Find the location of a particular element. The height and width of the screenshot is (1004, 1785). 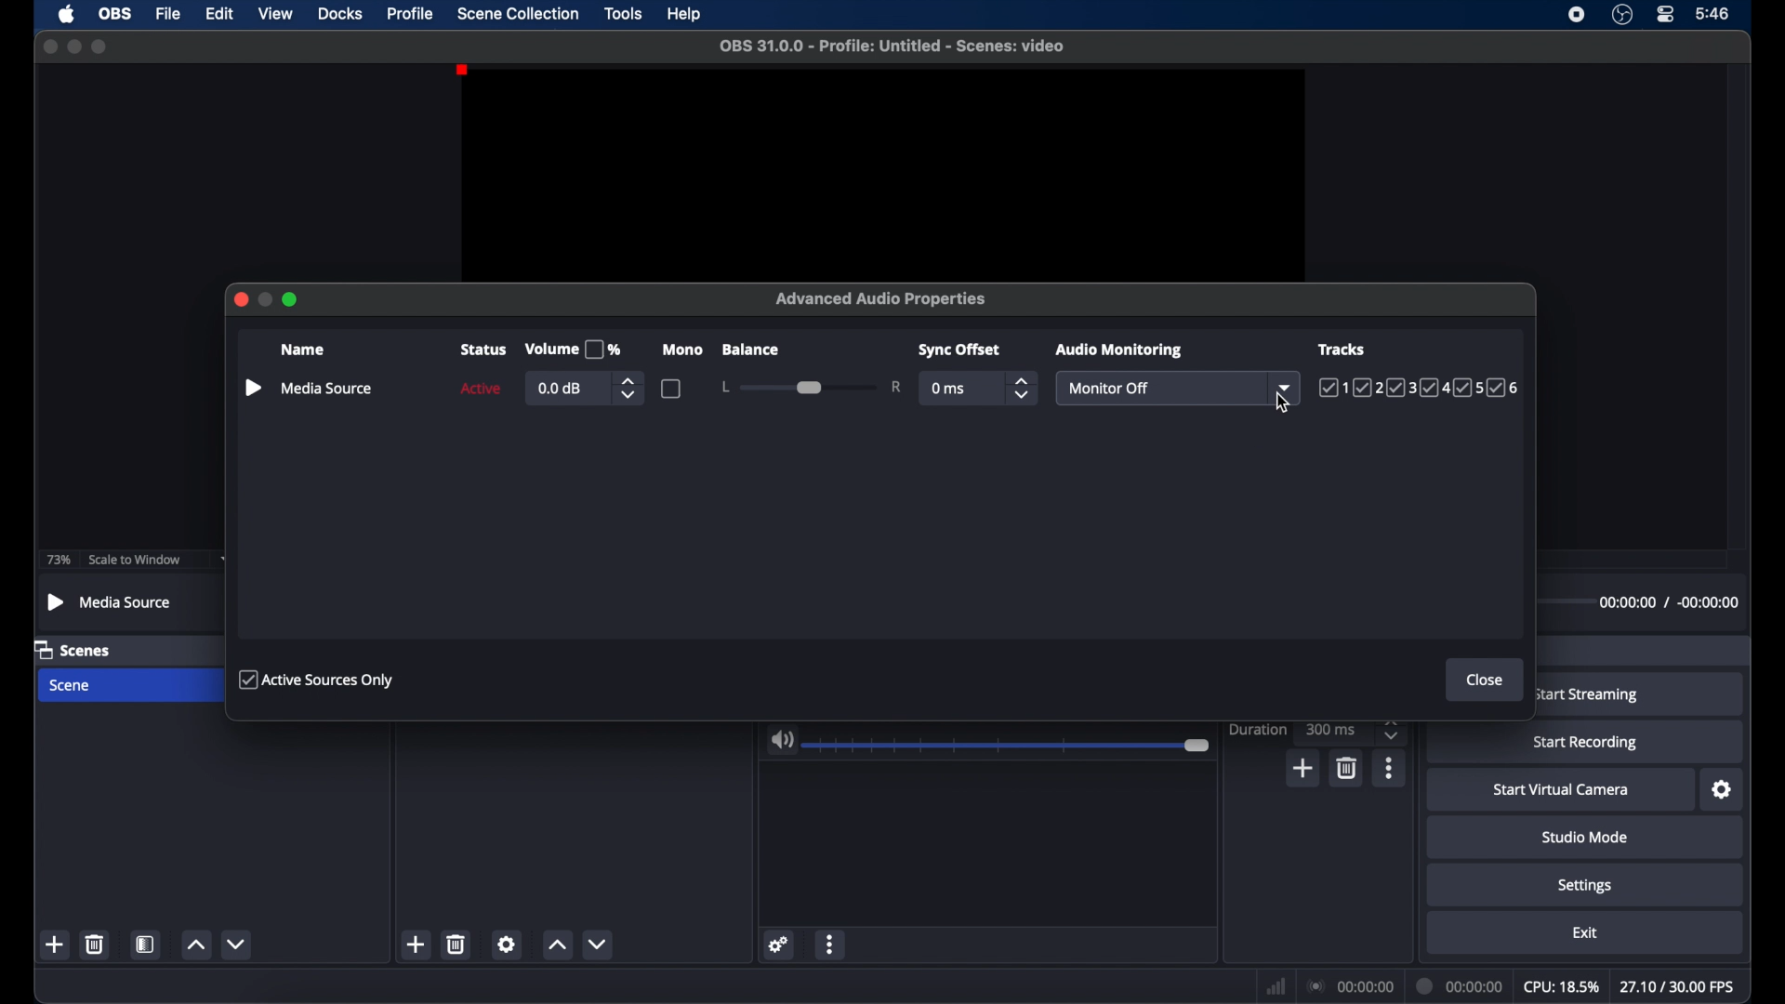

view is located at coordinates (275, 14).